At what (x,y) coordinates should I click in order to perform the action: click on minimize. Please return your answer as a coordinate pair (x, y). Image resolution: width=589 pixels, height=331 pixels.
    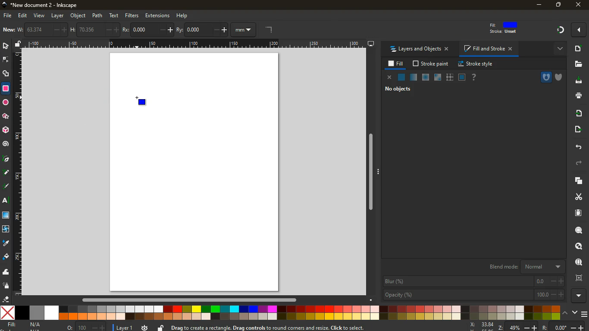
    Looking at the image, I should click on (538, 5).